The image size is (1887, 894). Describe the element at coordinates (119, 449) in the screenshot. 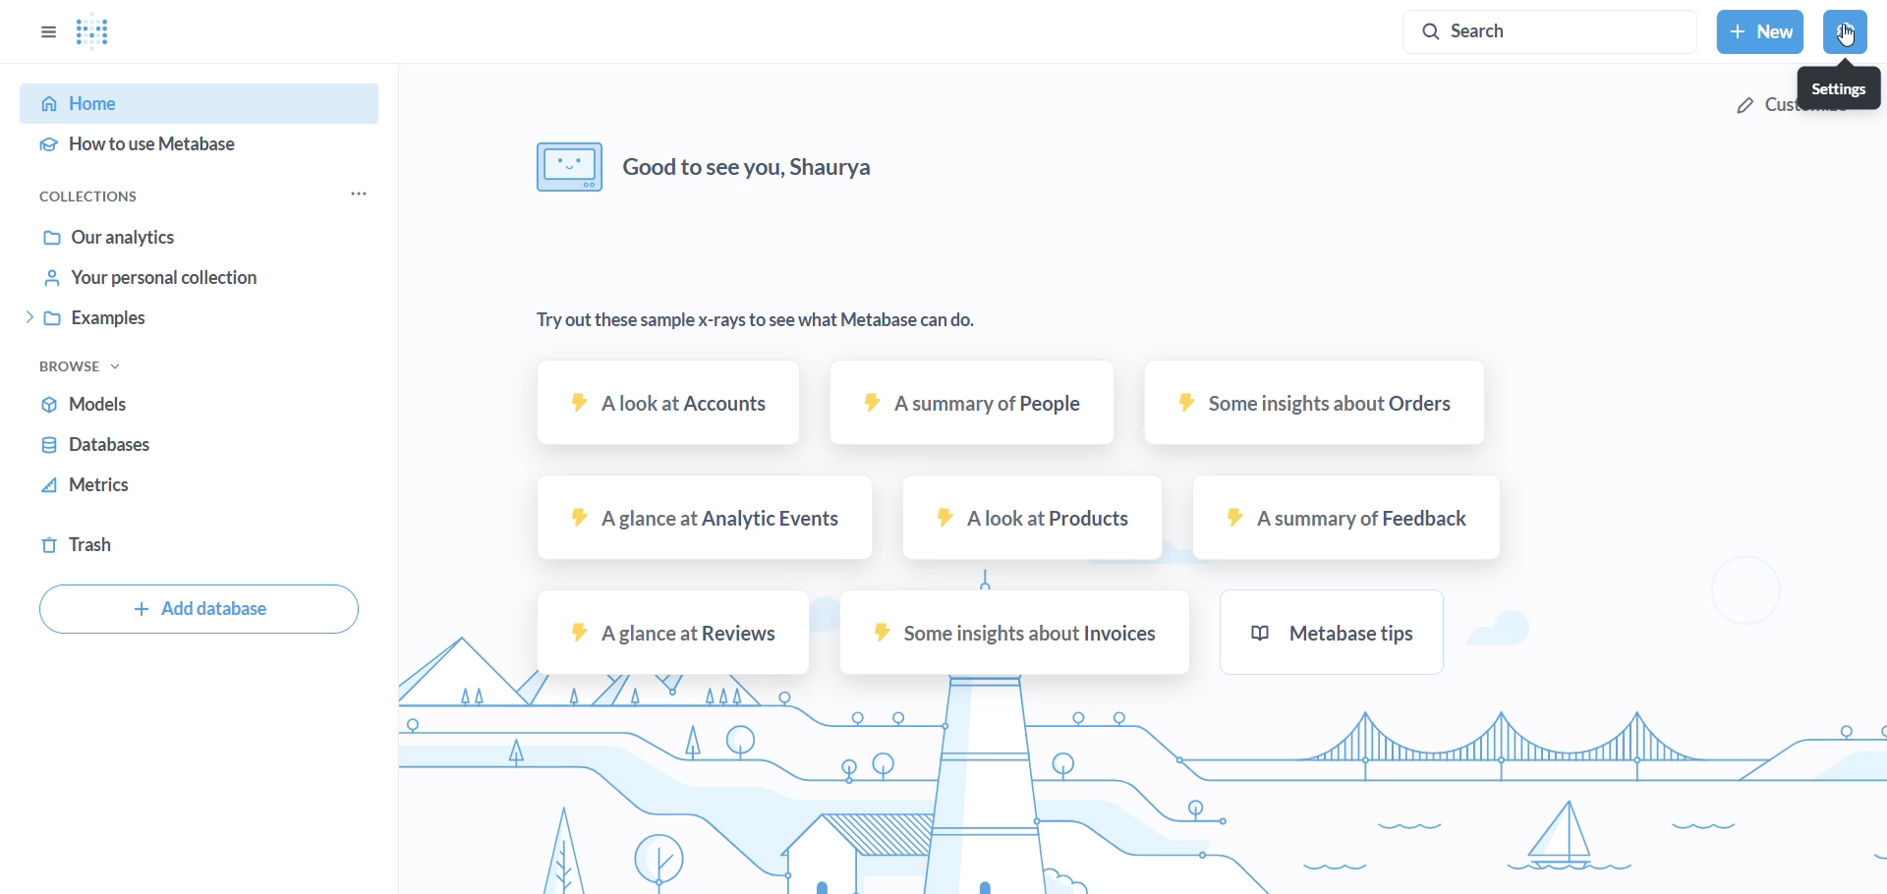

I see `databases` at that location.